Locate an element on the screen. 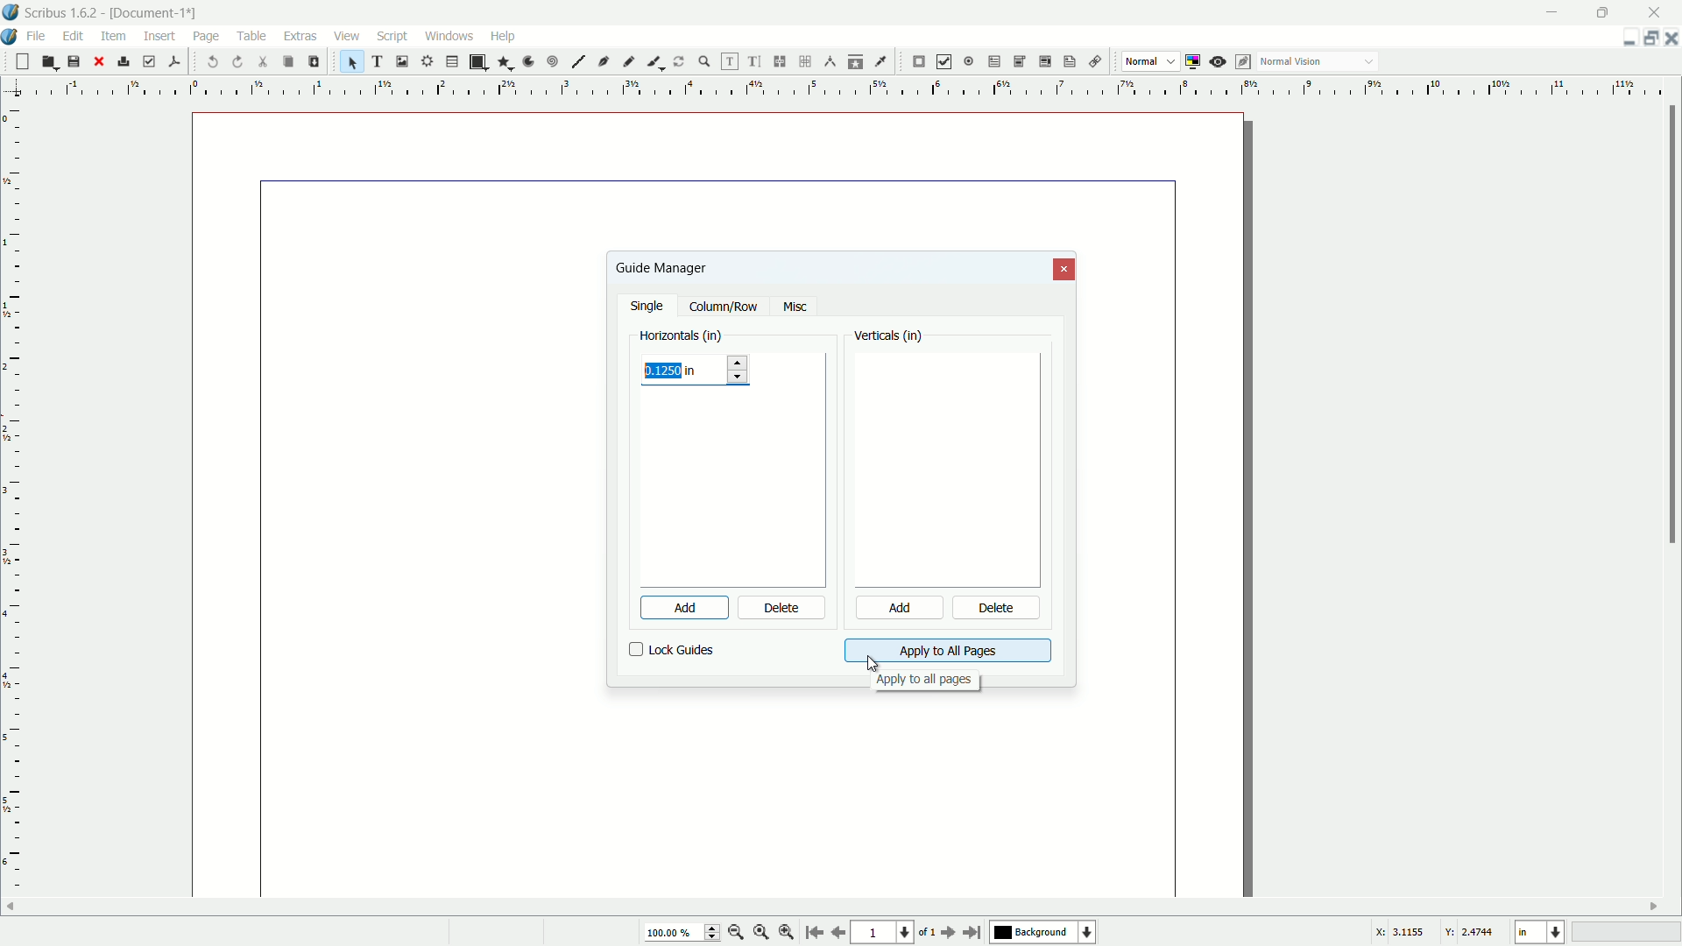 The image size is (1682, 946). zoom to 100% is located at coordinates (761, 934).